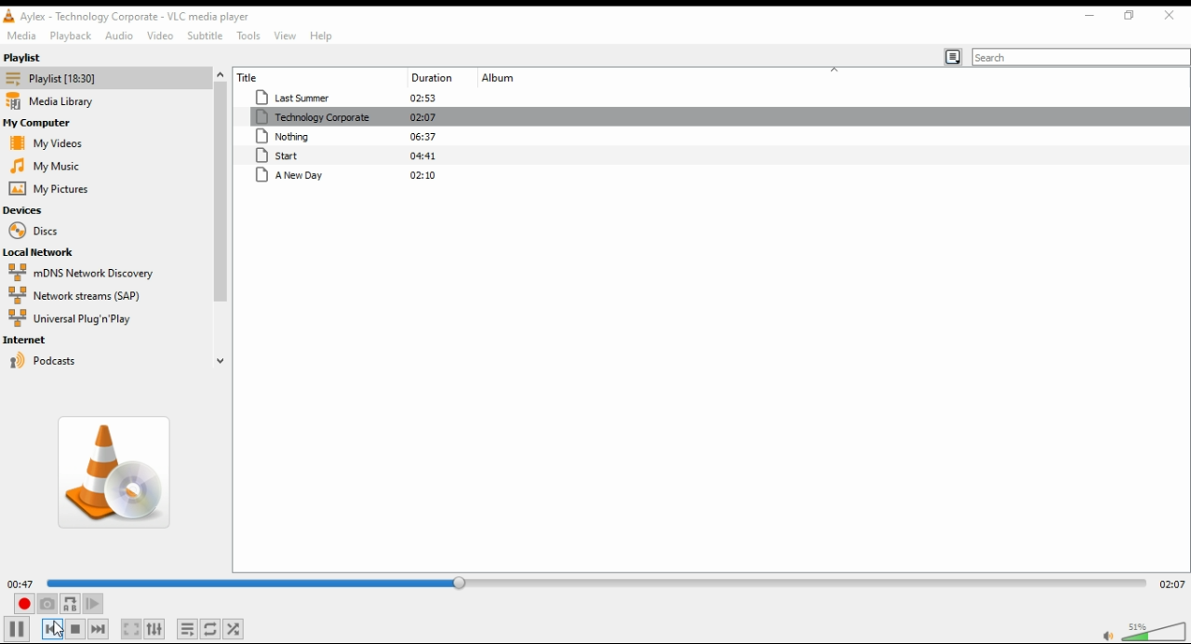  Describe the element at coordinates (8, 16) in the screenshot. I see `vlc icon` at that location.